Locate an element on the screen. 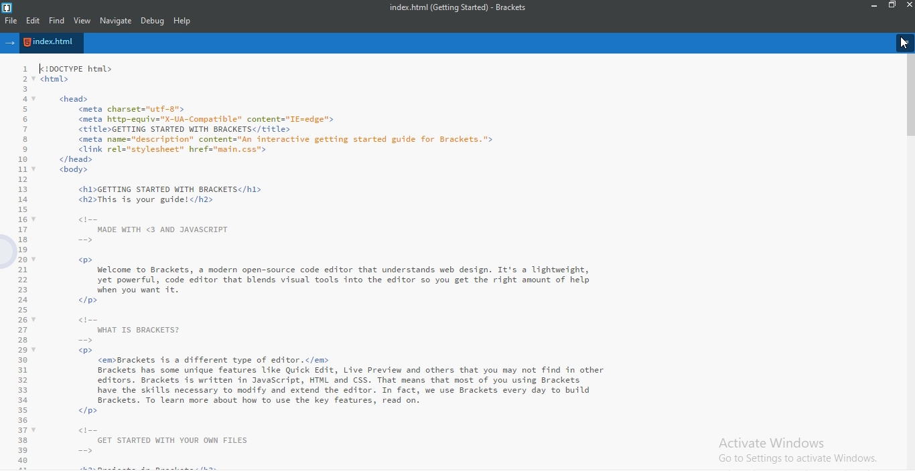  find is located at coordinates (56, 21).